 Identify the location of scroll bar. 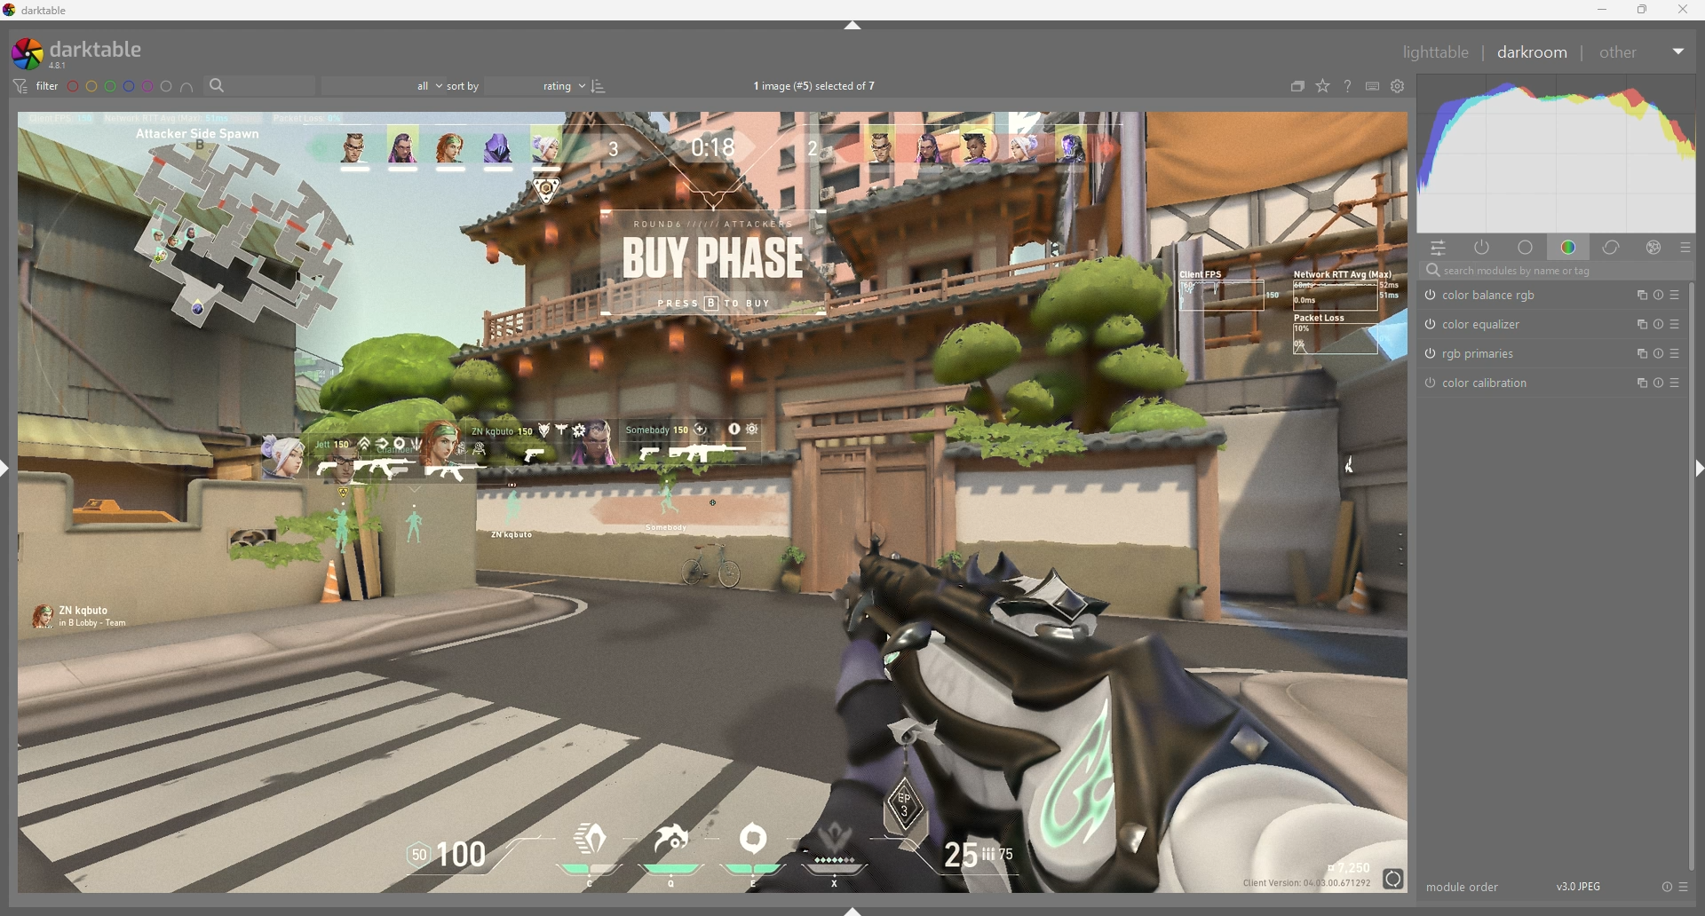
(1694, 579).